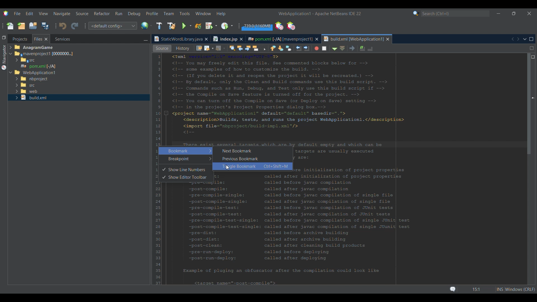  What do you see at coordinates (152, 13) in the screenshot?
I see `Profile menu` at bounding box center [152, 13].